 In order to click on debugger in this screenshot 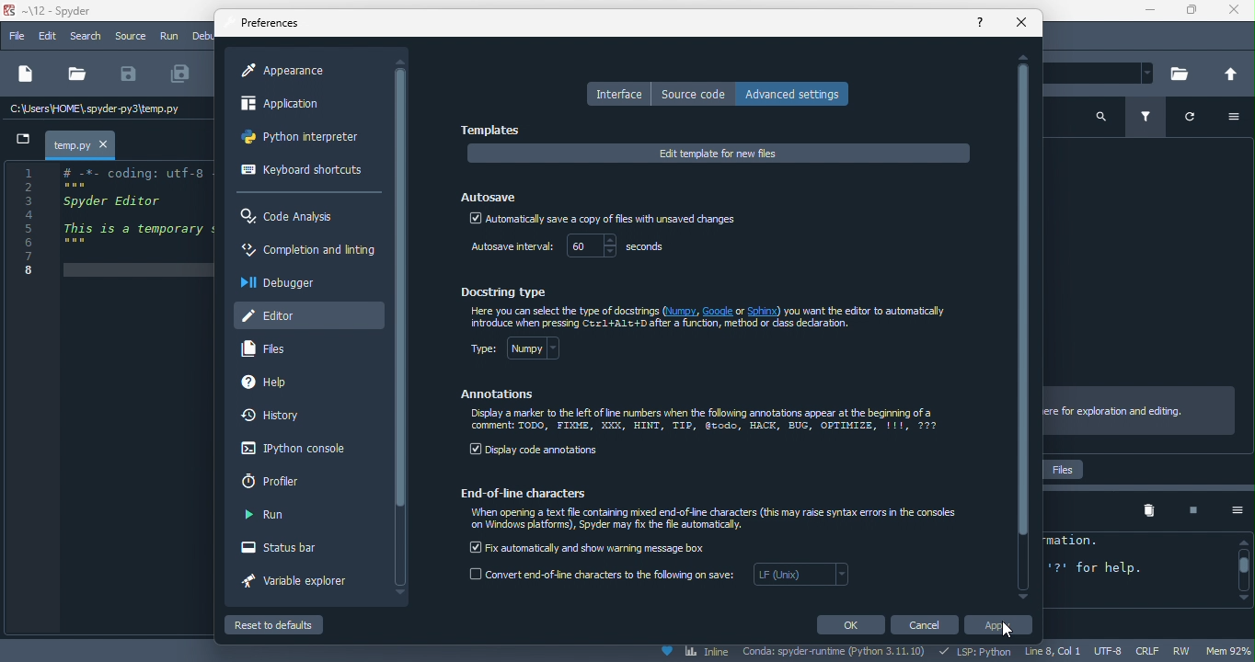, I will do `click(284, 282)`.